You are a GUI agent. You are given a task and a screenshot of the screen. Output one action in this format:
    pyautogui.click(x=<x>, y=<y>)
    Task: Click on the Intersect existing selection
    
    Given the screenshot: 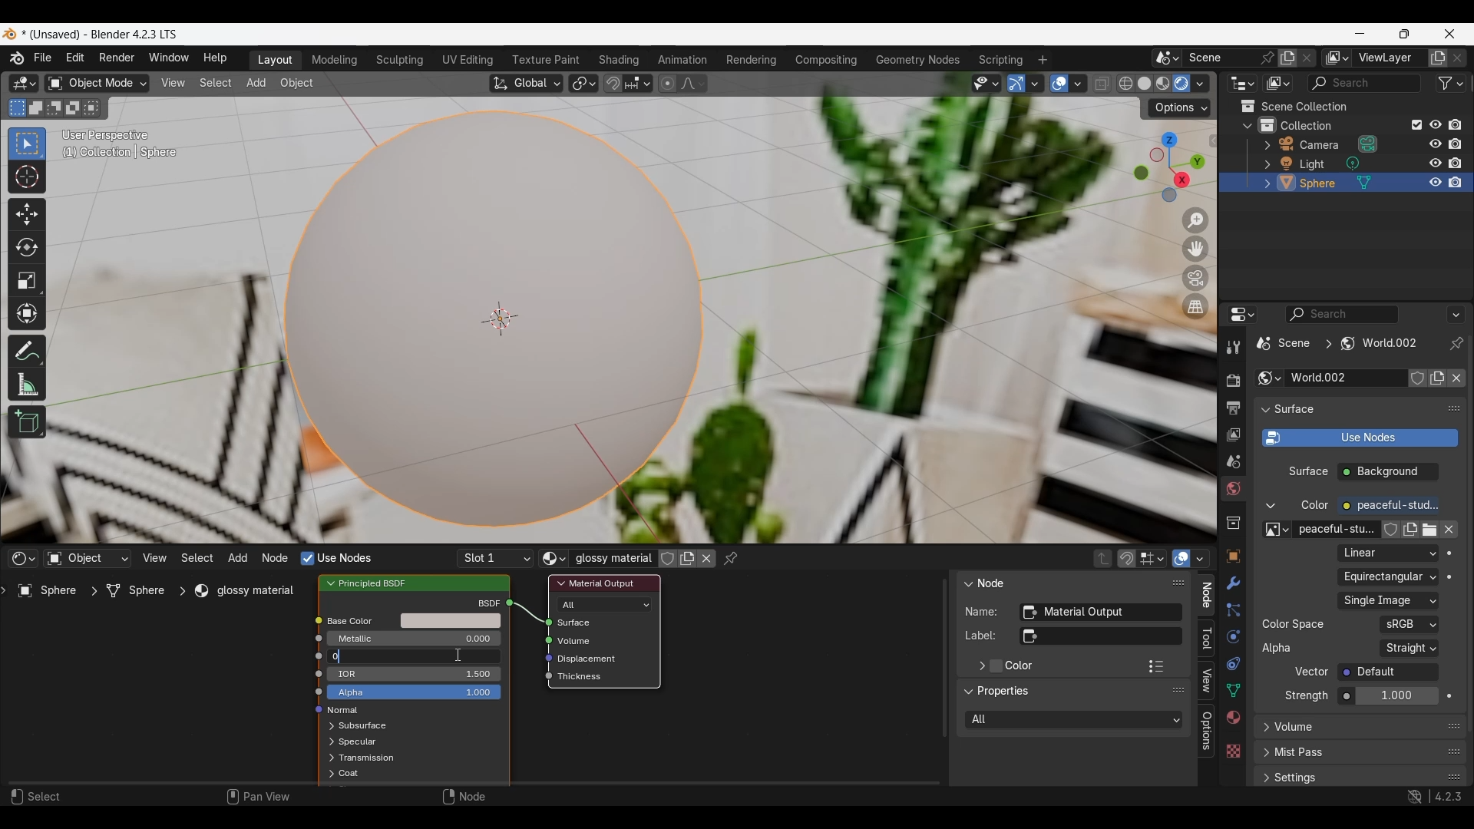 What is the action you would take?
    pyautogui.click(x=91, y=108)
    